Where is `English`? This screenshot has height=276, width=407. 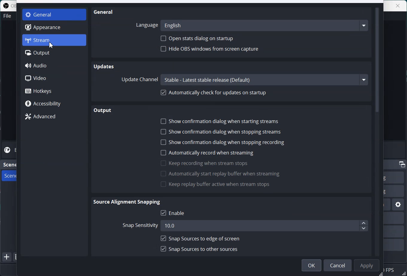
English is located at coordinates (264, 26).